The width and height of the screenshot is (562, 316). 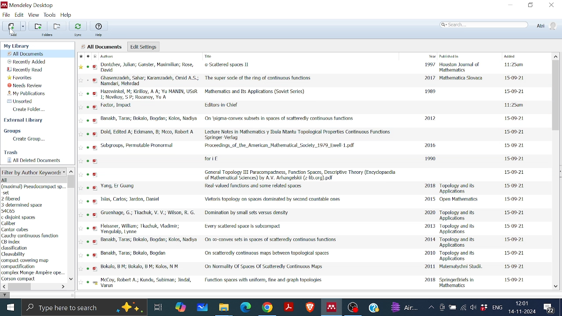 What do you see at coordinates (82, 229) in the screenshot?
I see `FAvourite` at bounding box center [82, 229].